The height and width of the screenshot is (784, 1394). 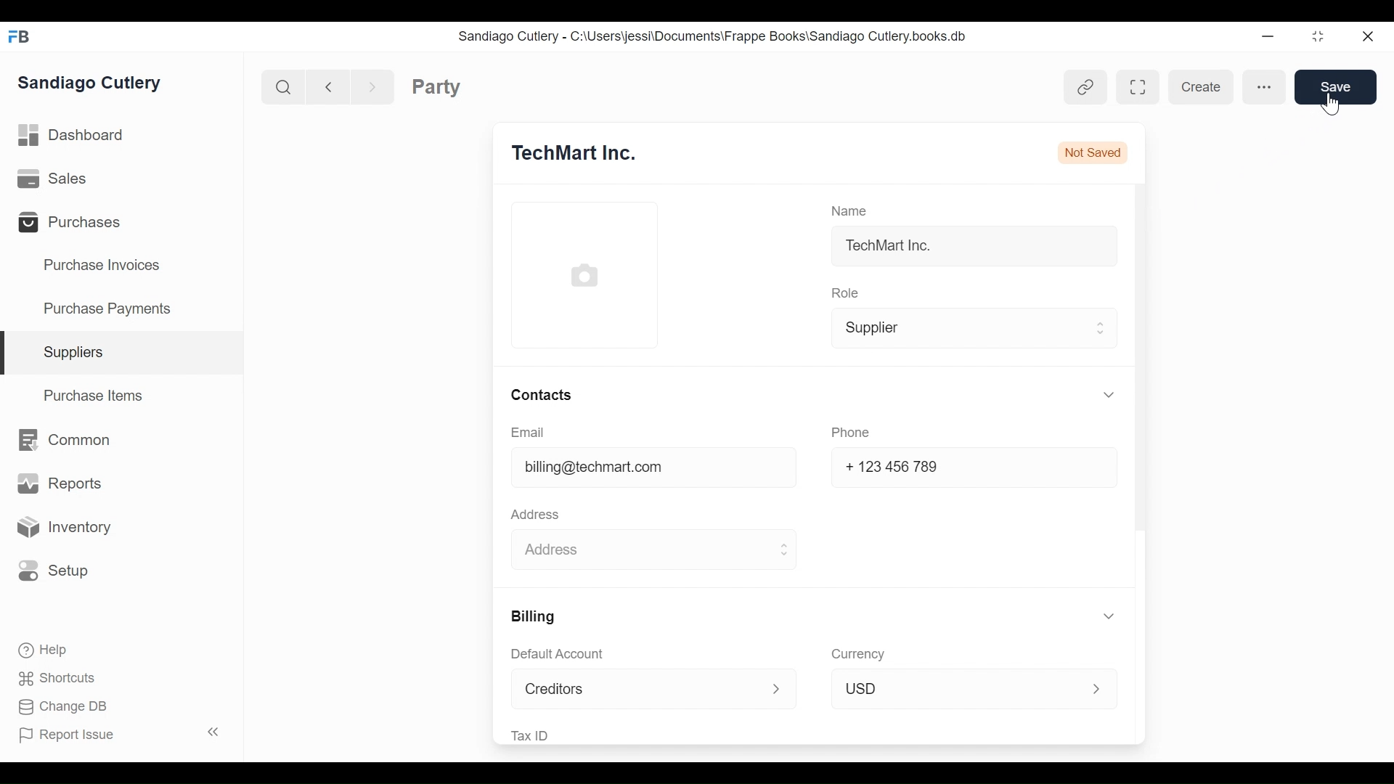 I want to click on Supplier, so click(x=970, y=329).